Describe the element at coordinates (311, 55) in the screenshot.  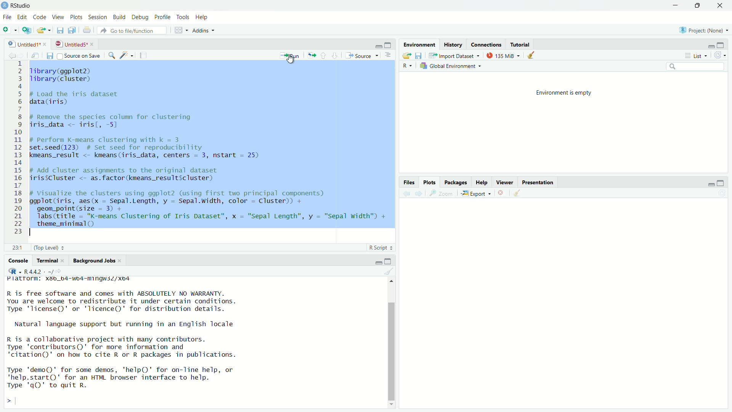
I see `re-run the previous code region` at that location.